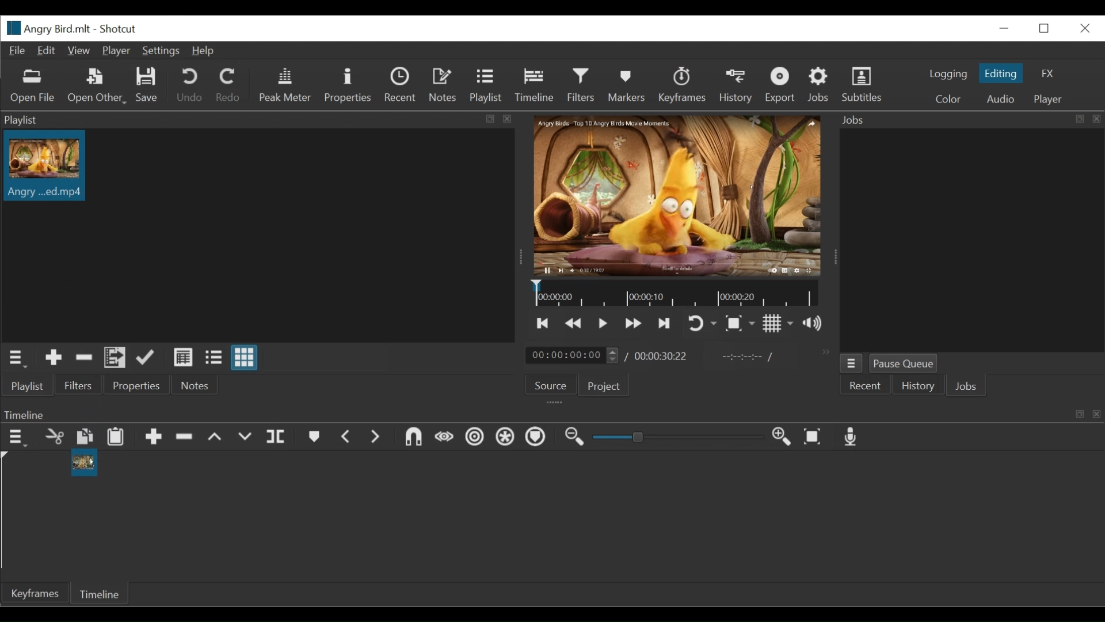 This screenshot has width=1105, height=622. I want to click on Add files to the playlist, so click(115, 358).